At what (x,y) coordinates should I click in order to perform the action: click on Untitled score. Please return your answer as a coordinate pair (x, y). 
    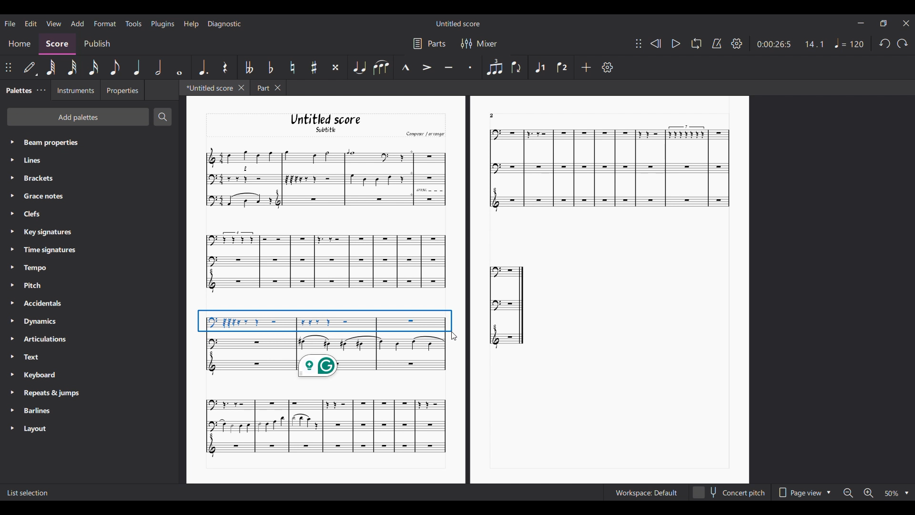
    Looking at the image, I should click on (458, 24).